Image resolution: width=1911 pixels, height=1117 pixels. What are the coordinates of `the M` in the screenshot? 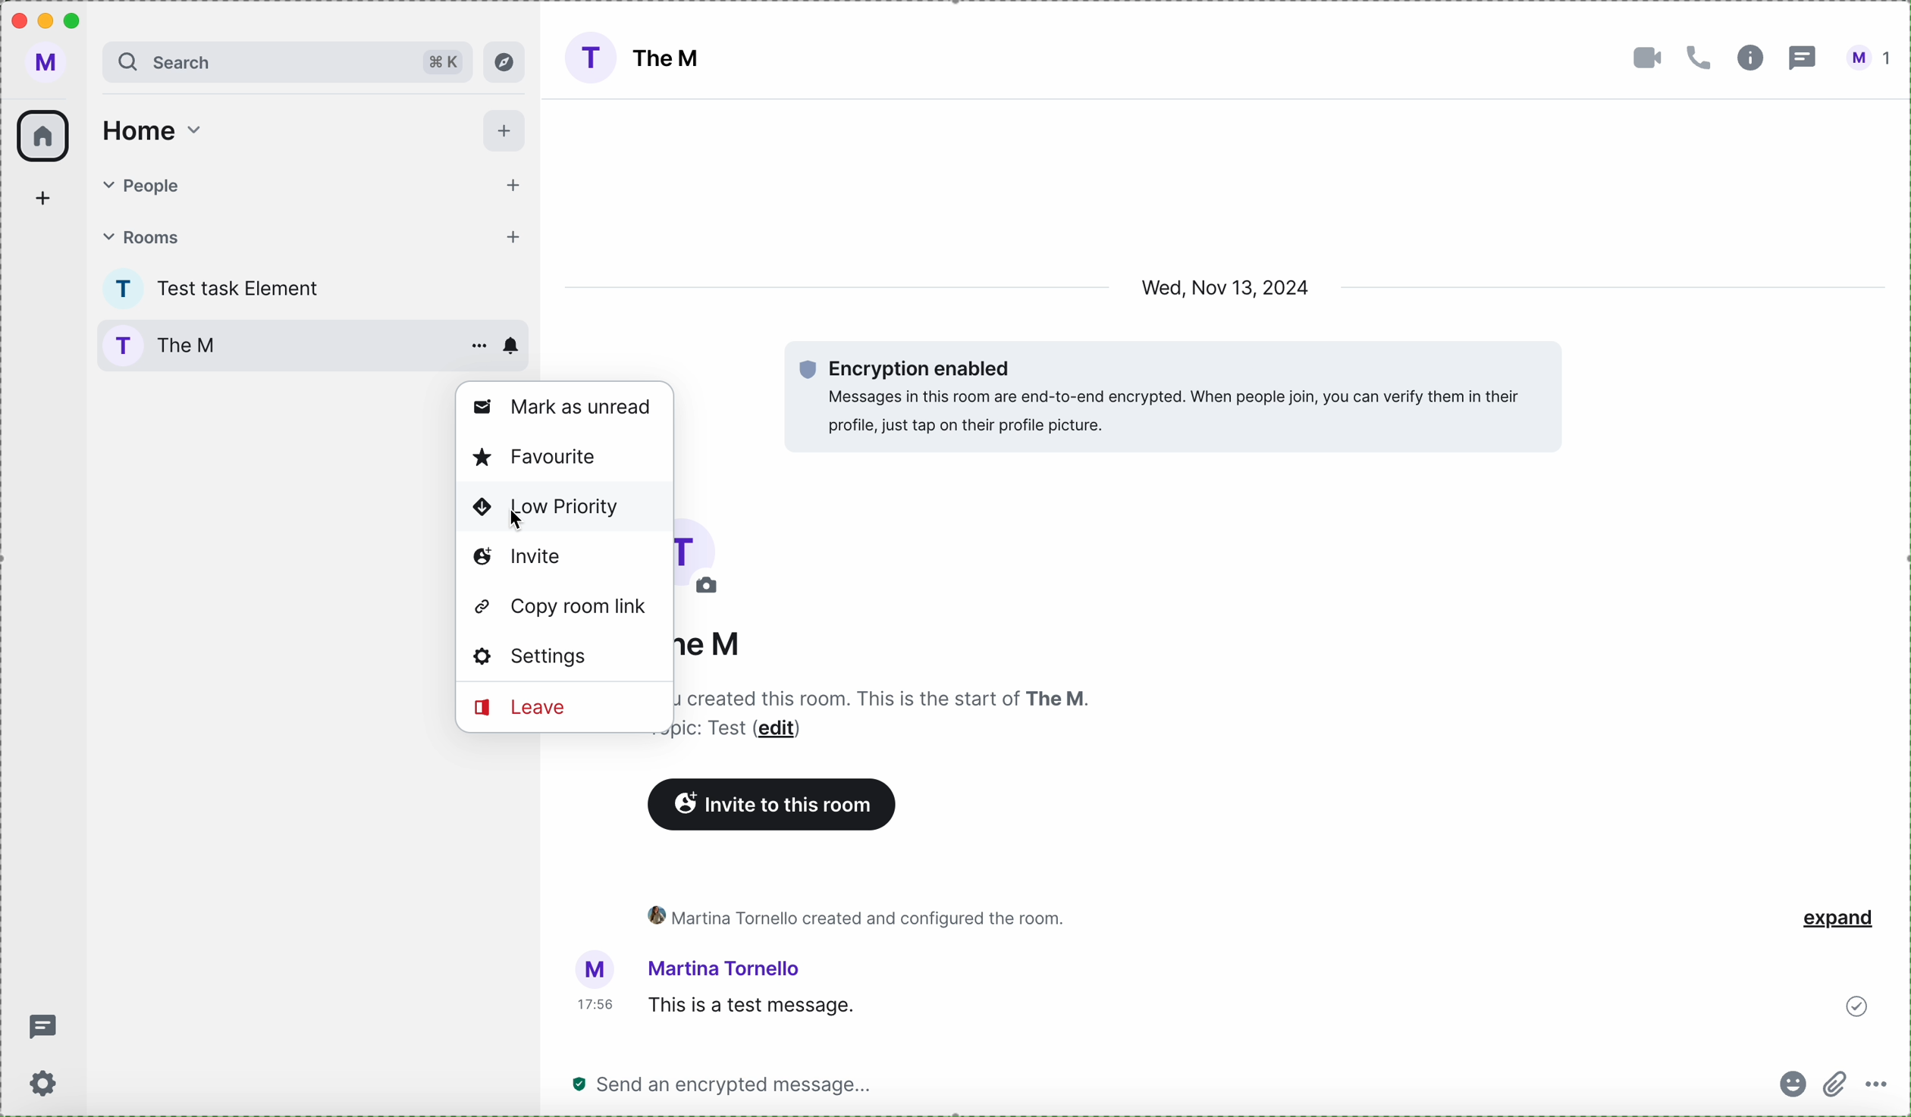 It's located at (712, 648).